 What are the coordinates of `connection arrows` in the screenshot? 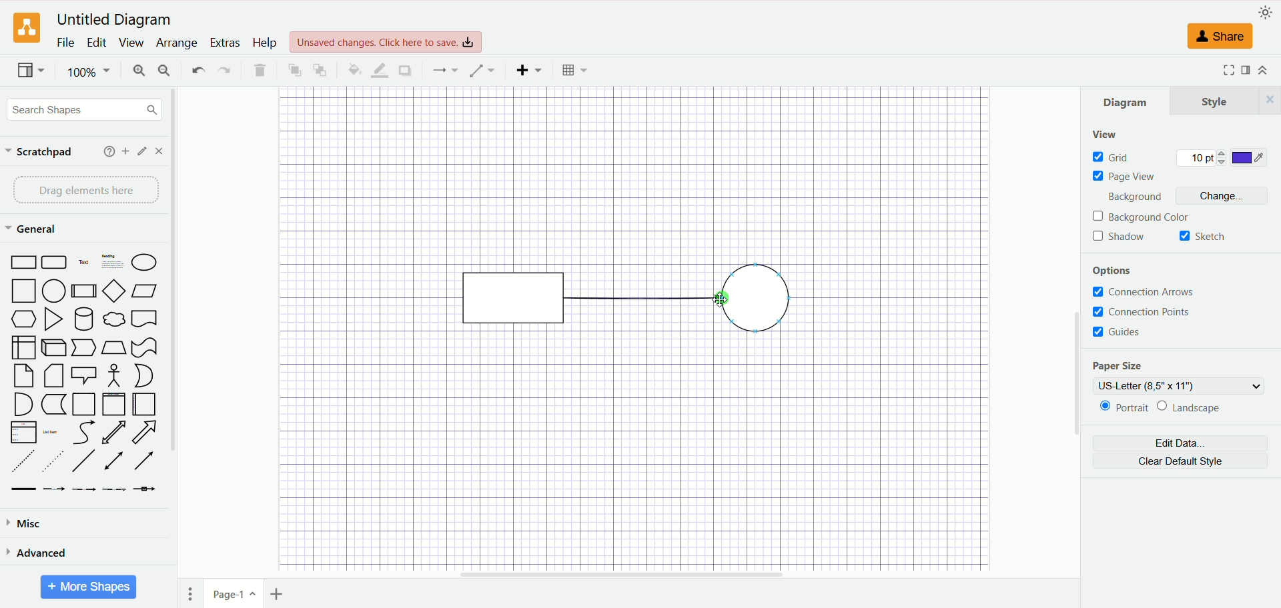 It's located at (1143, 292).